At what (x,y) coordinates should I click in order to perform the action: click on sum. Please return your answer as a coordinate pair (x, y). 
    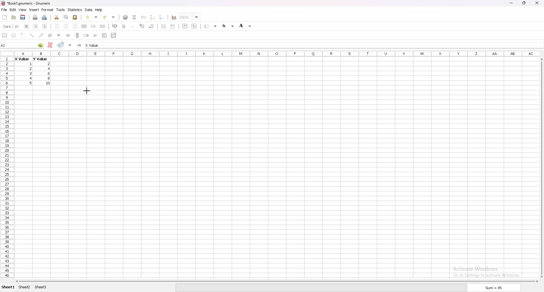
    Looking at the image, I should click on (494, 289).